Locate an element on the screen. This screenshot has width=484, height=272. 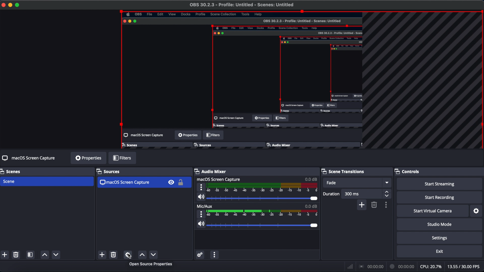
CPU usage is located at coordinates (431, 266).